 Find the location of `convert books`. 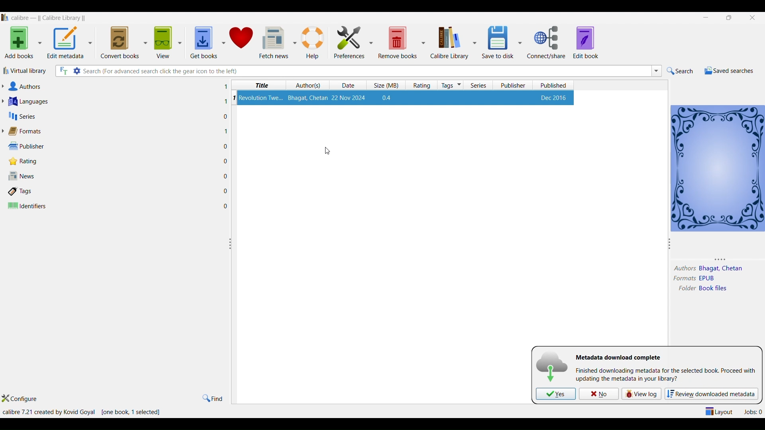

convert books is located at coordinates (119, 41).